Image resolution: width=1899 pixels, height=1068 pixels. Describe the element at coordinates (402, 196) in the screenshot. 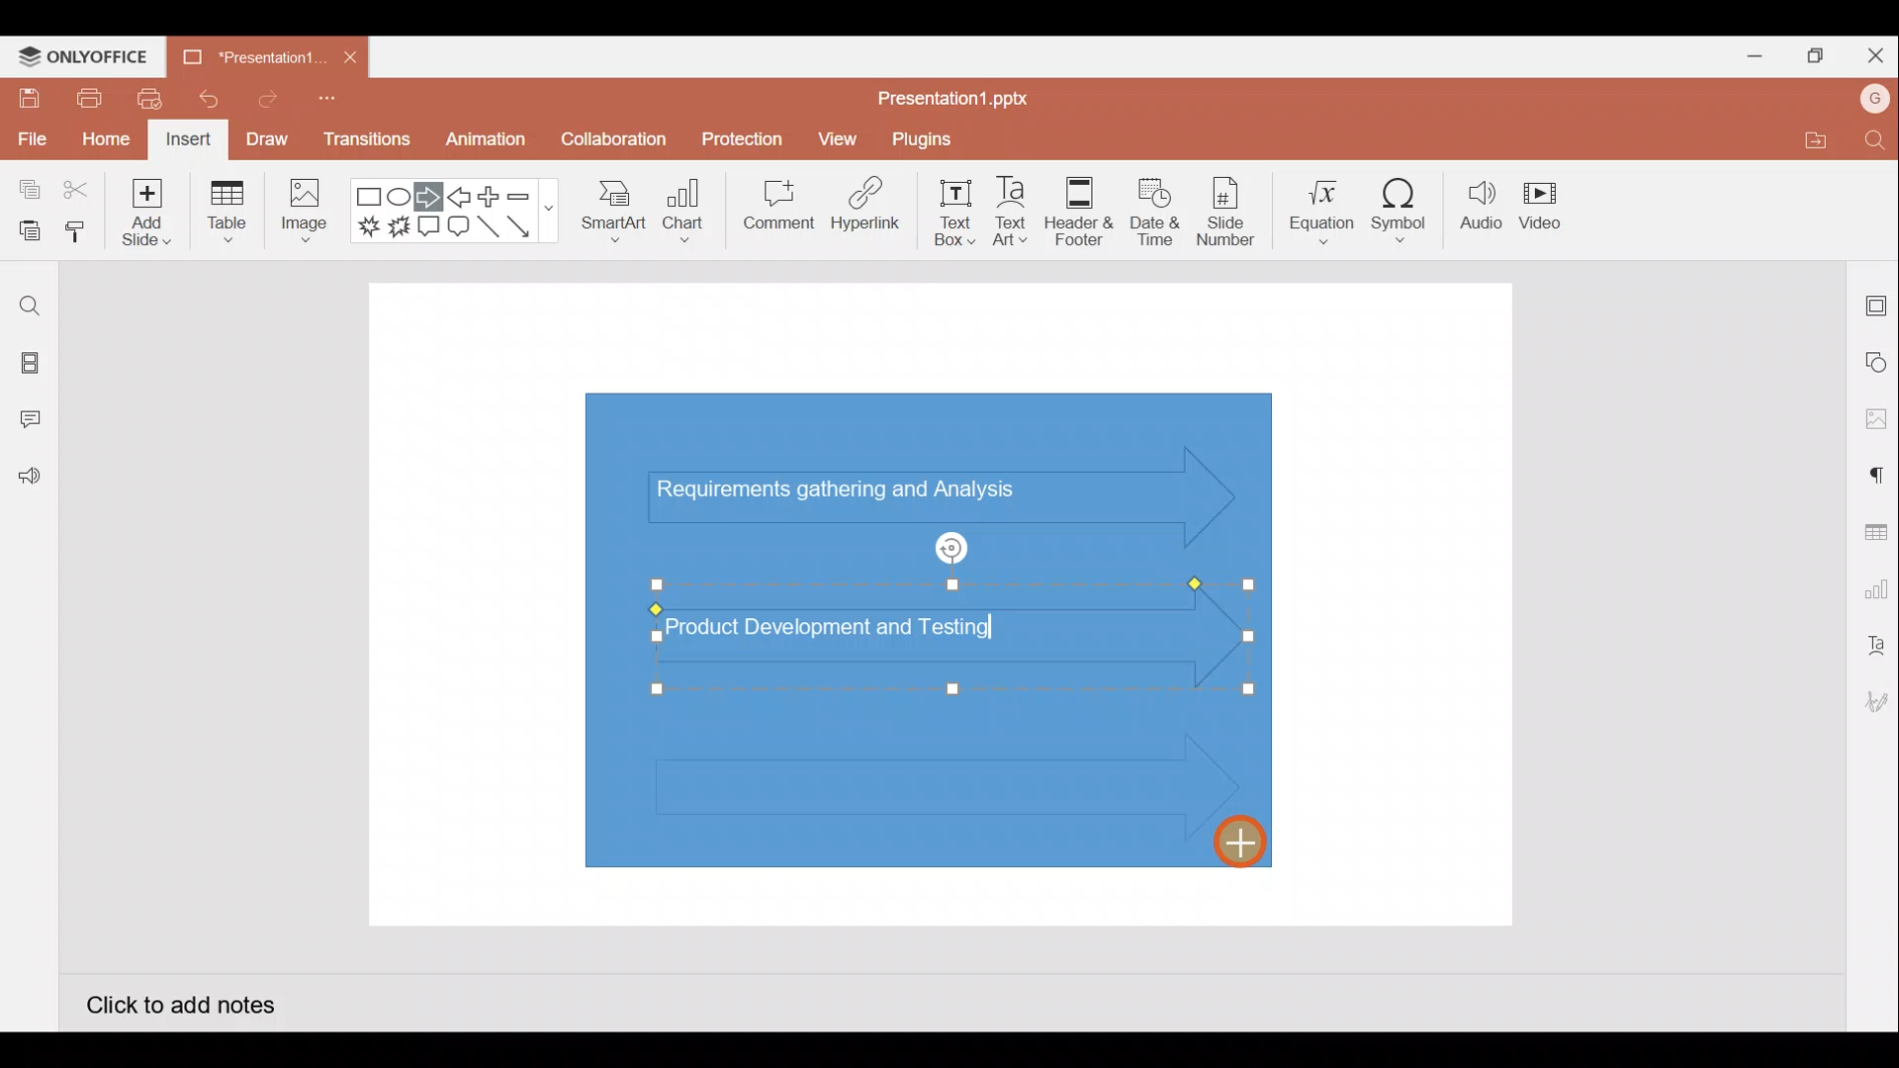

I see `Ellipse` at that location.